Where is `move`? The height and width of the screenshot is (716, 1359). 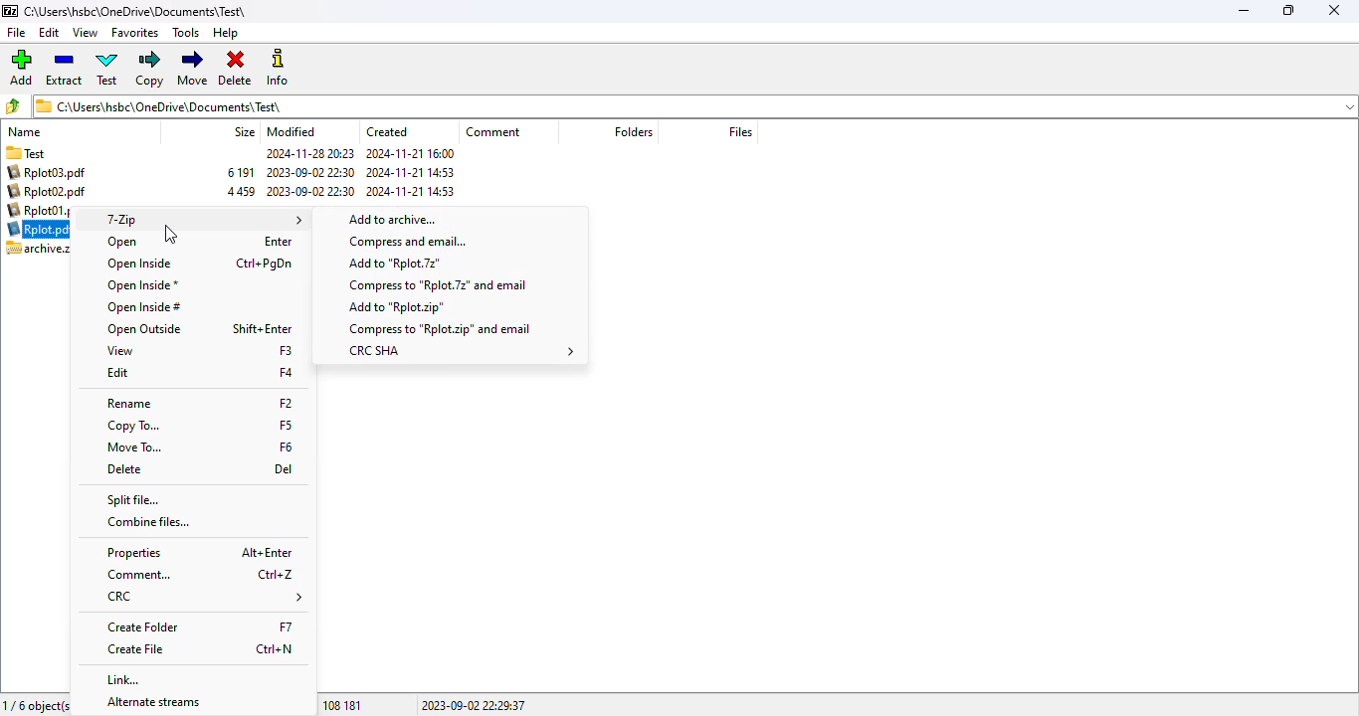 move is located at coordinates (194, 68).